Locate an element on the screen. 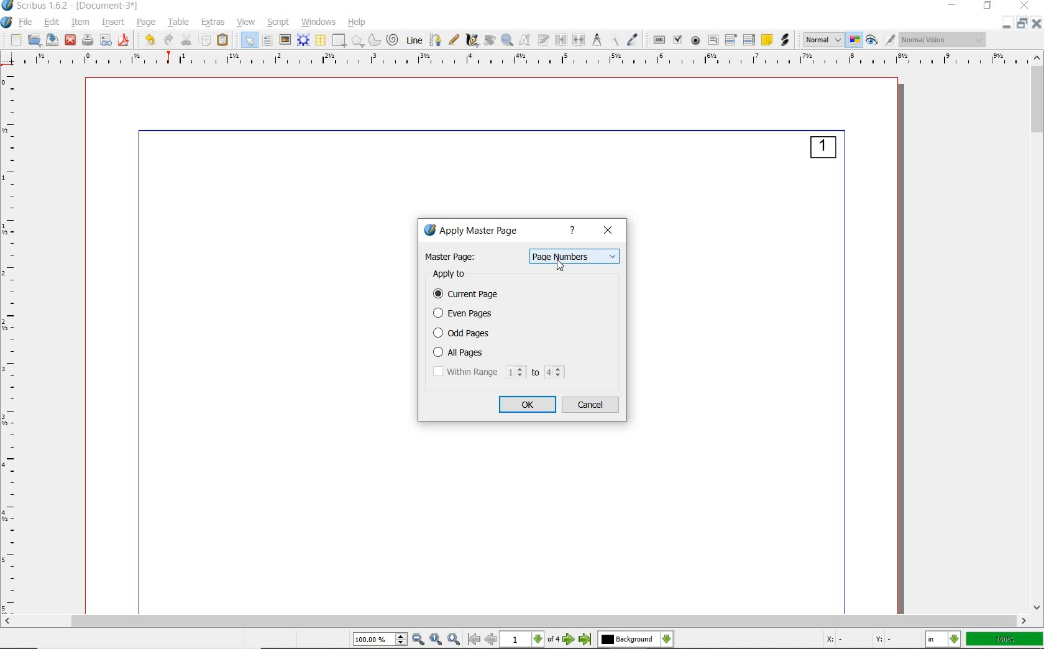  print is located at coordinates (88, 40).